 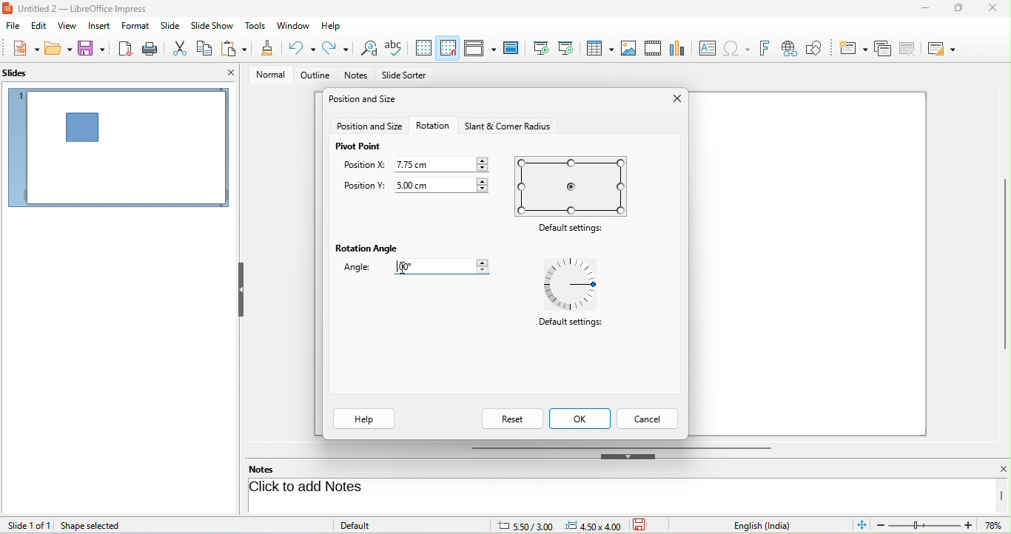 I want to click on copy, so click(x=206, y=47).